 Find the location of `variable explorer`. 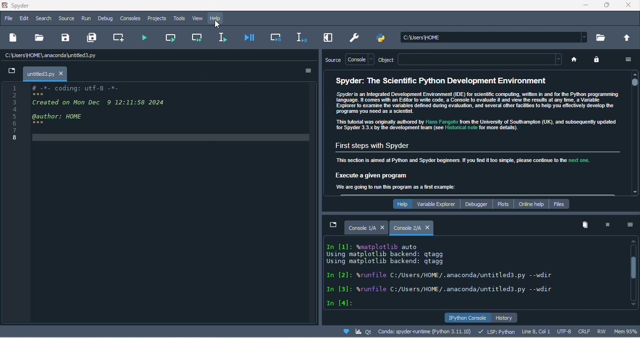

variable explorer is located at coordinates (438, 204).